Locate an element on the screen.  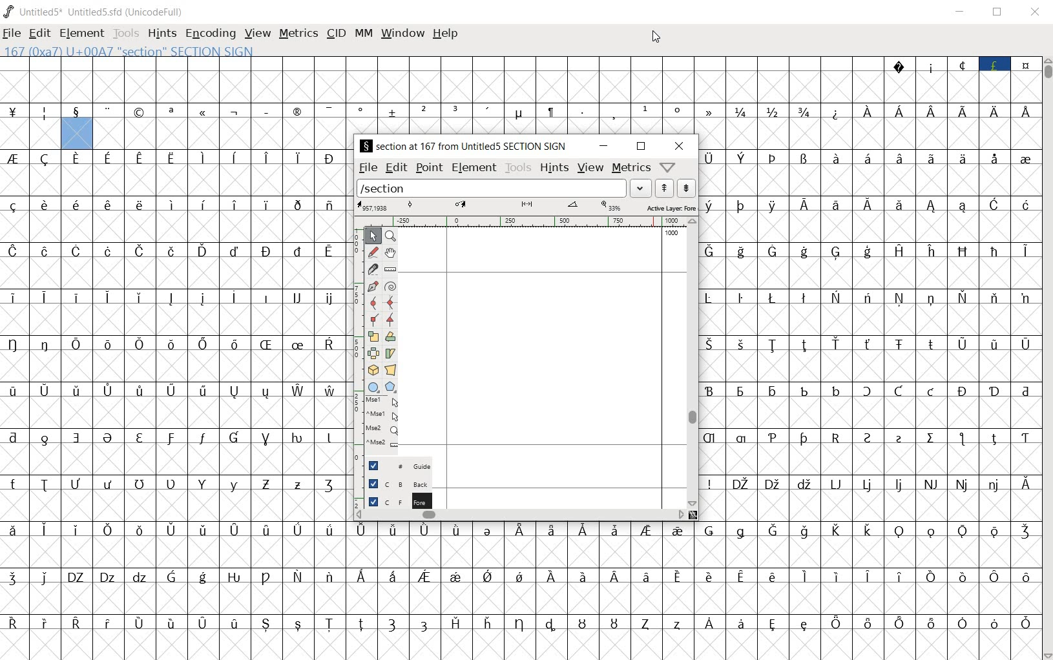
background layer is located at coordinates (400, 483).